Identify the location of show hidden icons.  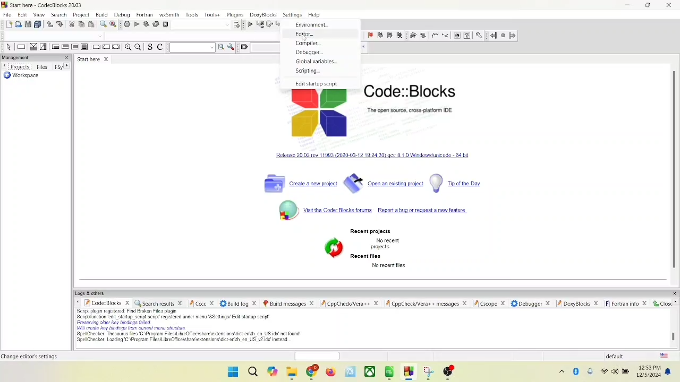
(557, 373).